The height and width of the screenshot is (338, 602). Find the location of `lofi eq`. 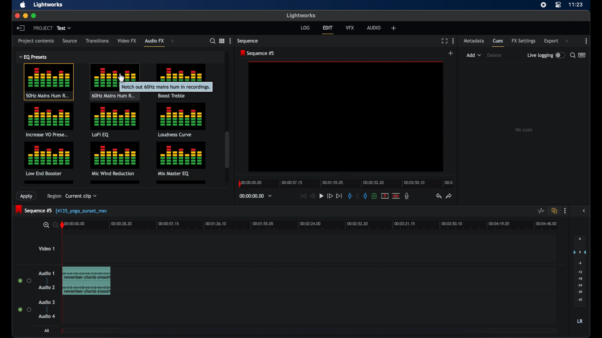

lofi eq is located at coordinates (115, 120).